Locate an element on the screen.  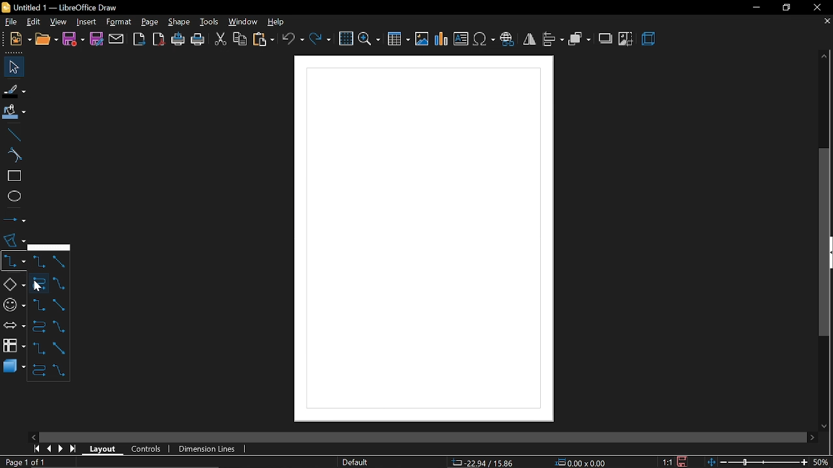
dimension lines is located at coordinates (209, 449).